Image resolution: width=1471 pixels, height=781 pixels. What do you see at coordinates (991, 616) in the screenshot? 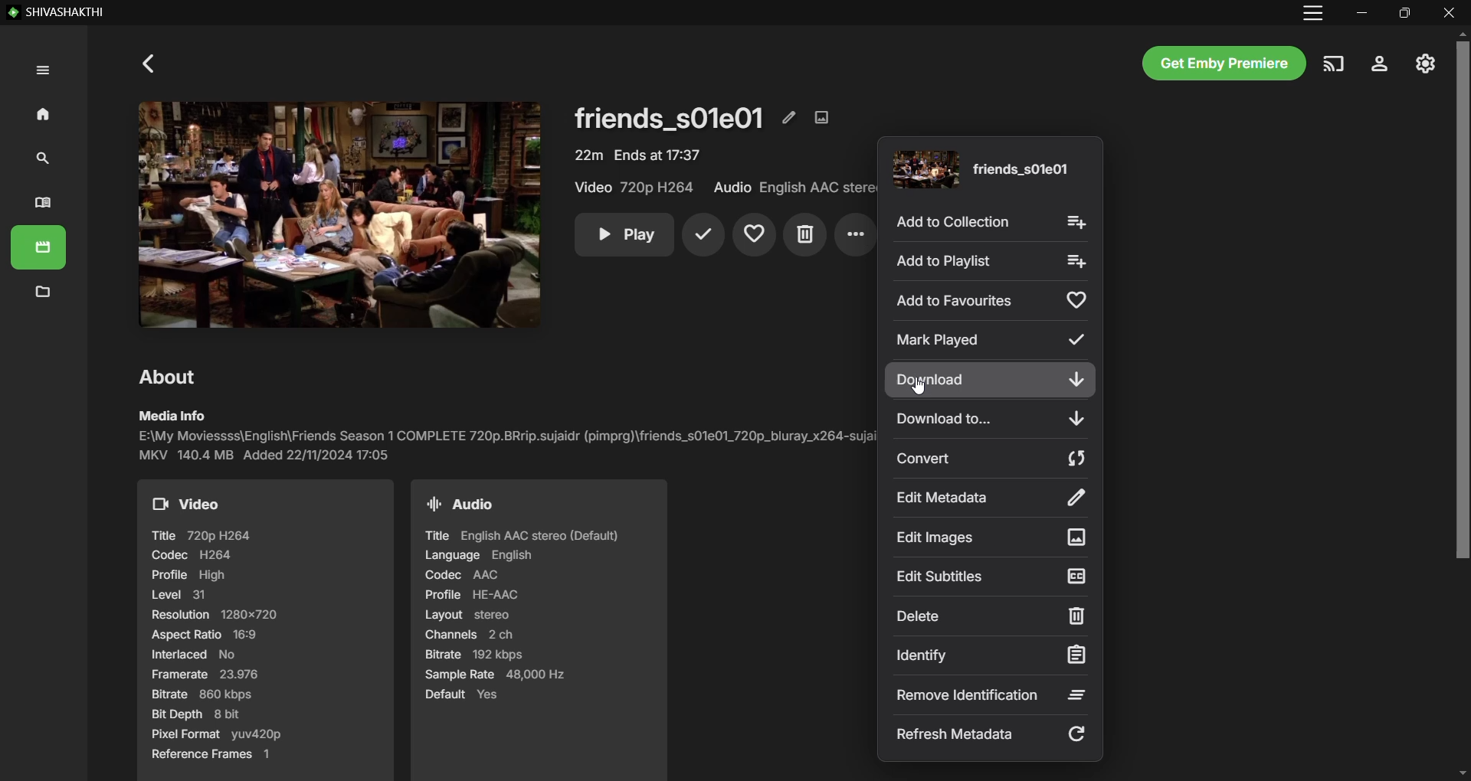
I see `Delete` at bounding box center [991, 616].